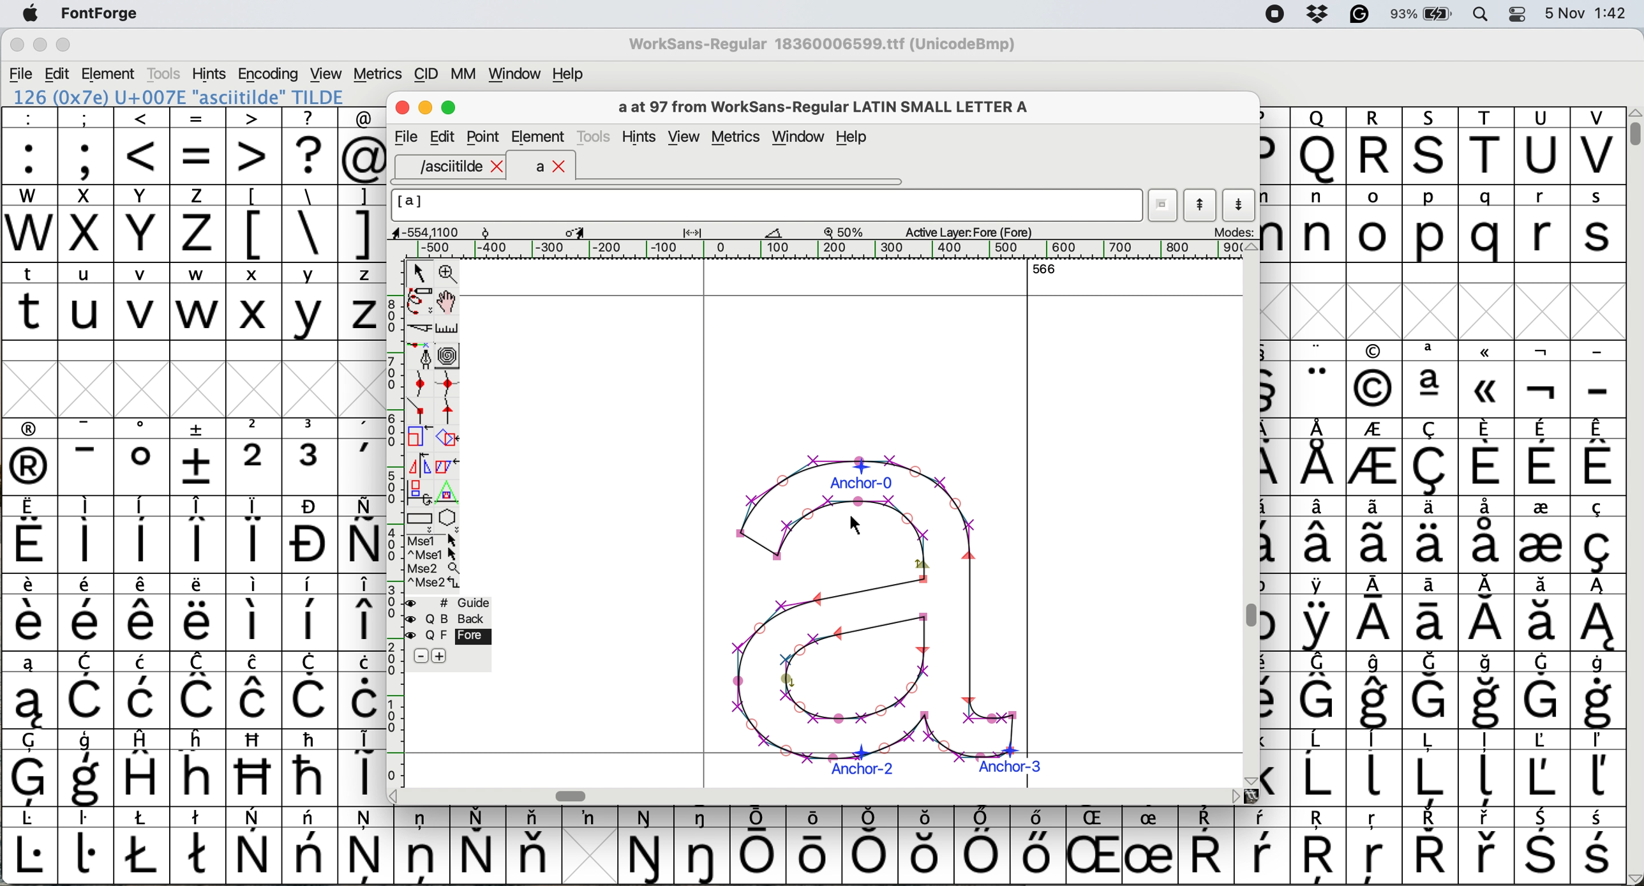 The width and height of the screenshot is (1644, 886). What do you see at coordinates (104, 15) in the screenshot?
I see `fontforge` at bounding box center [104, 15].